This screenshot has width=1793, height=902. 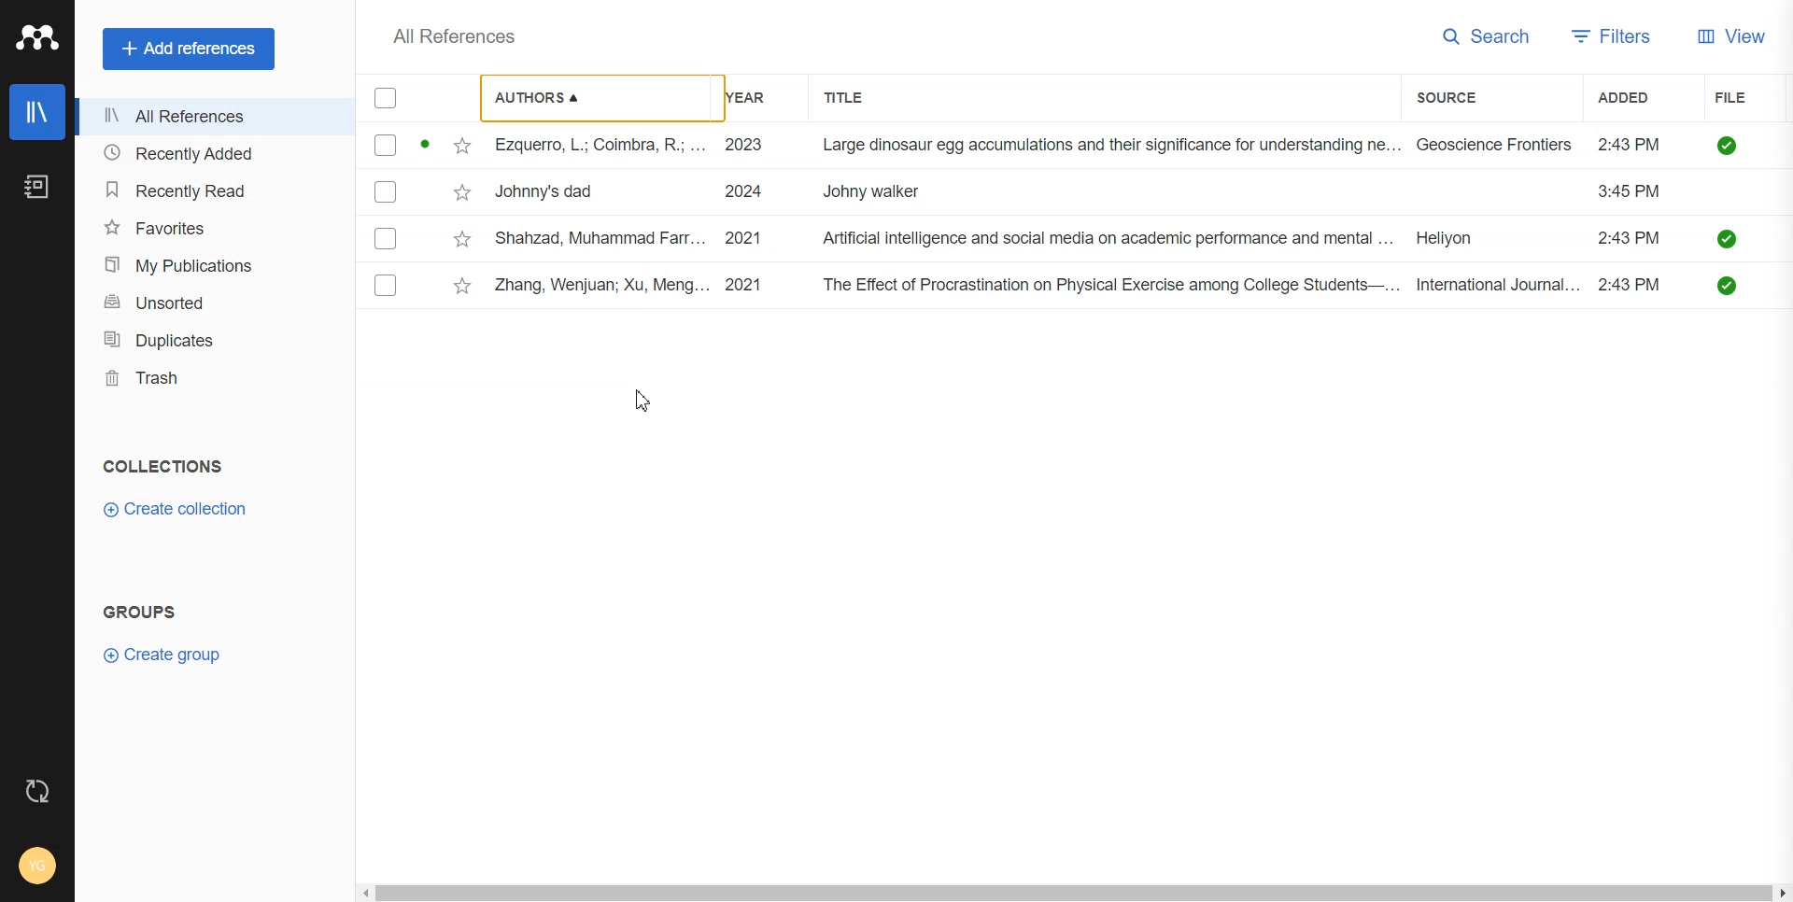 I want to click on Account, so click(x=35, y=867).